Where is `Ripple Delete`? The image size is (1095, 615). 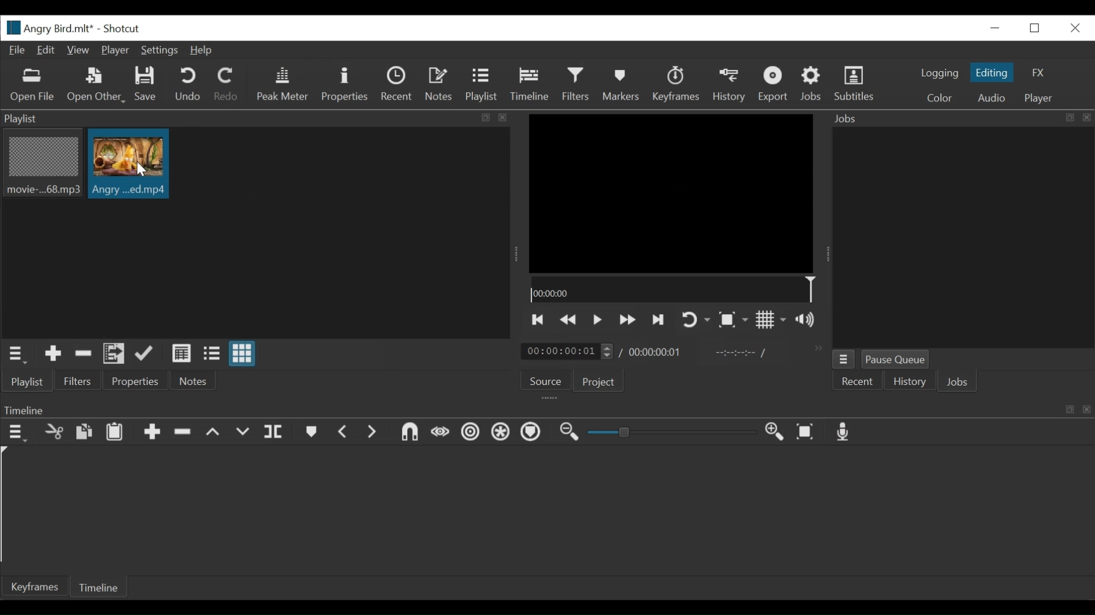
Ripple Delete is located at coordinates (183, 432).